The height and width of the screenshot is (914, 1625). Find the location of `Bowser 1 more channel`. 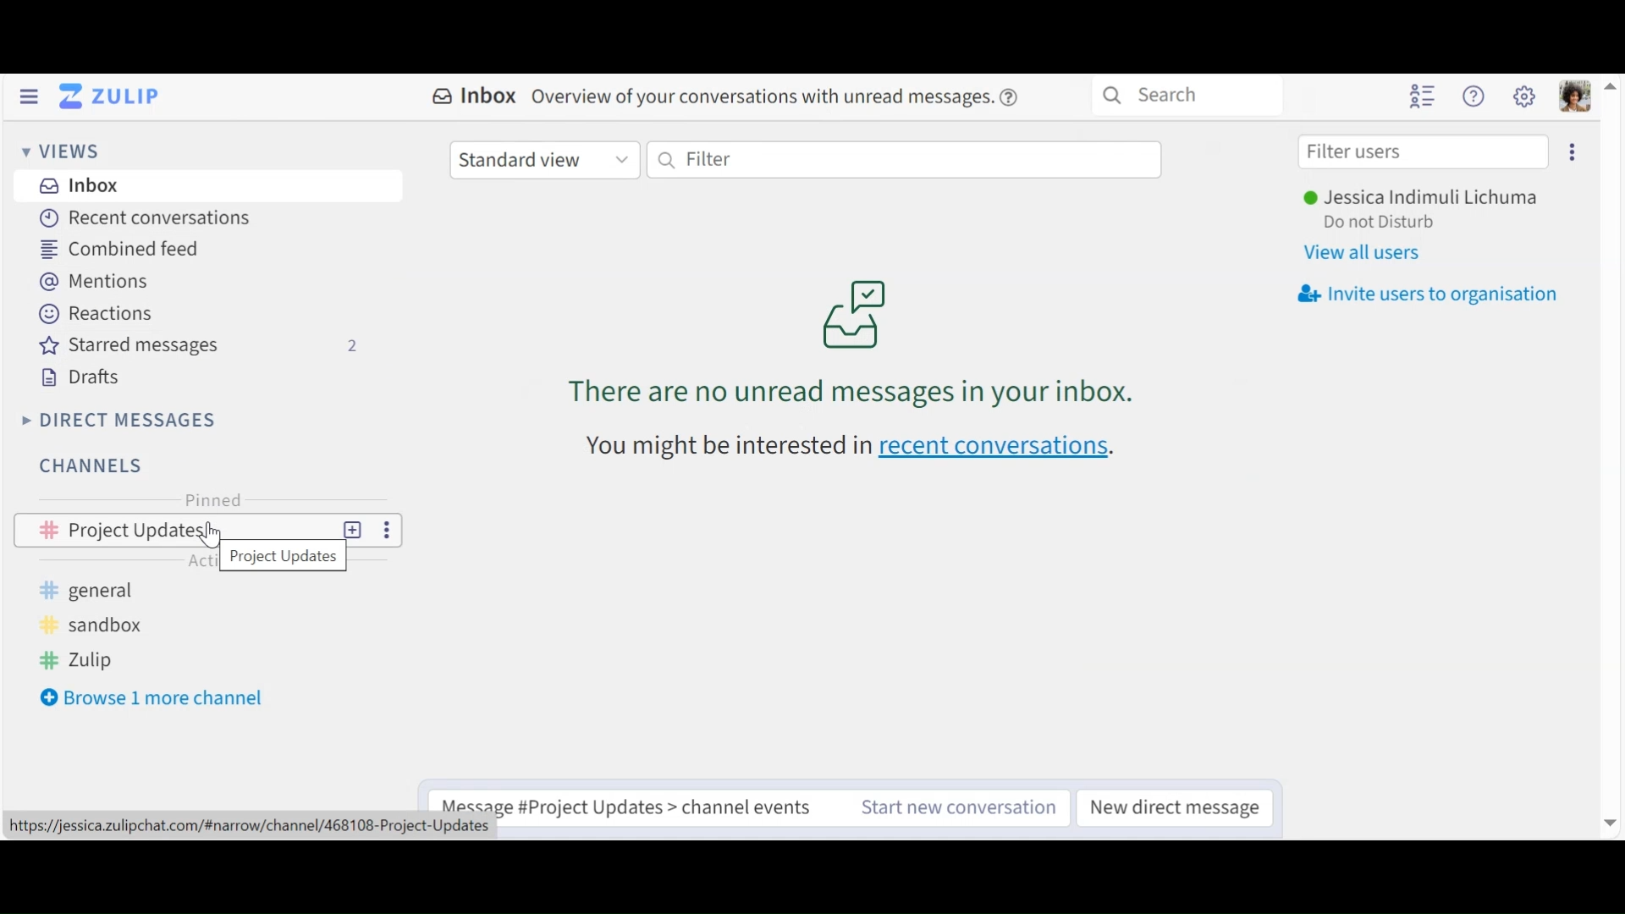

Bowser 1 more channel is located at coordinates (158, 698).